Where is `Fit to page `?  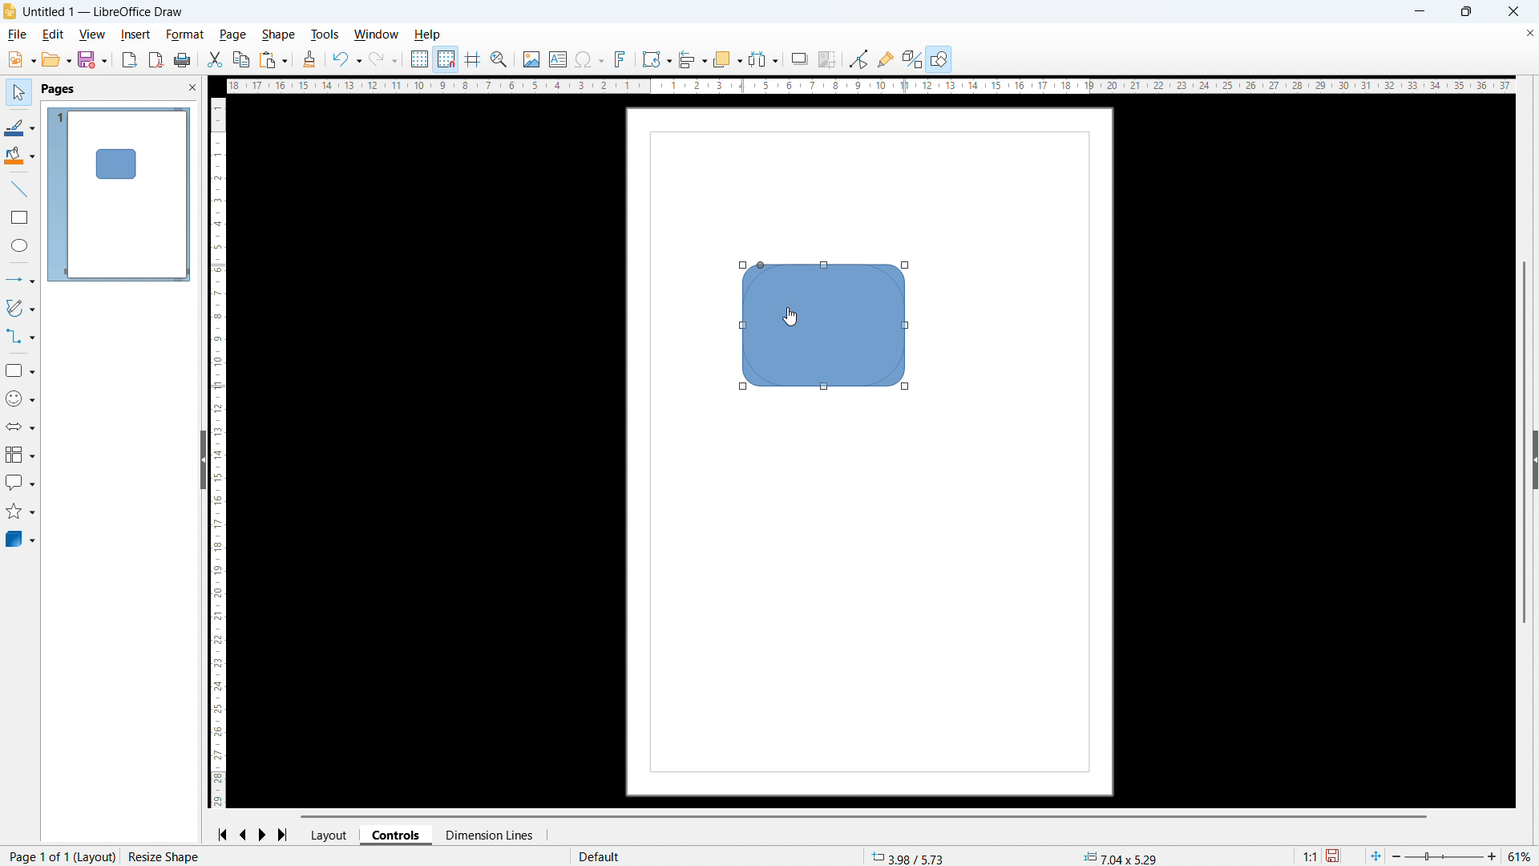
Fit to page  is located at coordinates (1377, 855).